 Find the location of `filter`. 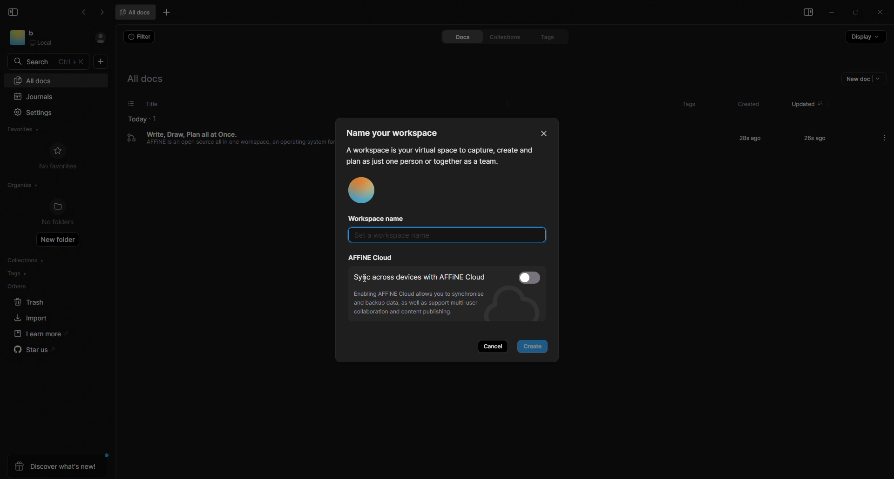

filter is located at coordinates (141, 37).